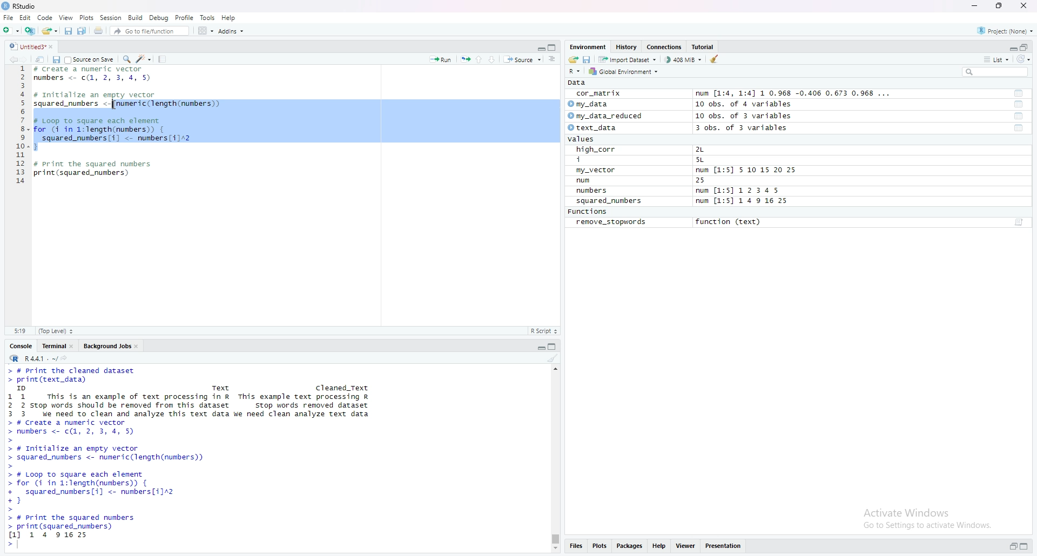 The height and width of the screenshot is (556, 1037). What do you see at coordinates (594, 128) in the screenshot?
I see `© text_data` at bounding box center [594, 128].